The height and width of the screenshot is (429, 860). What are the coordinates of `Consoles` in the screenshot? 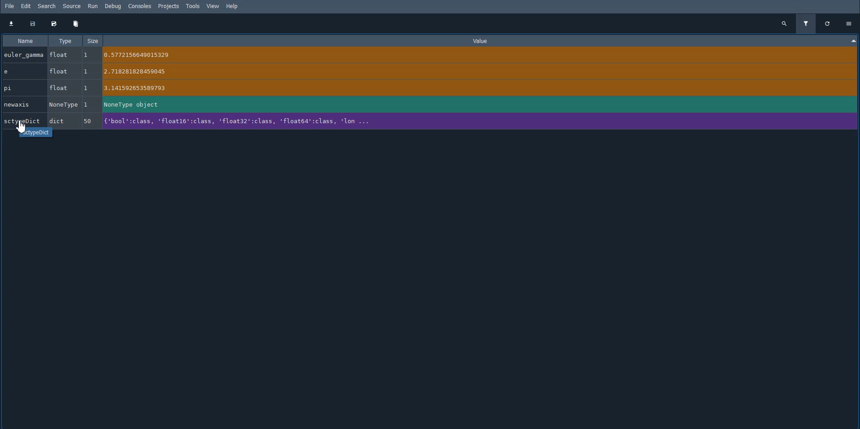 It's located at (139, 6).